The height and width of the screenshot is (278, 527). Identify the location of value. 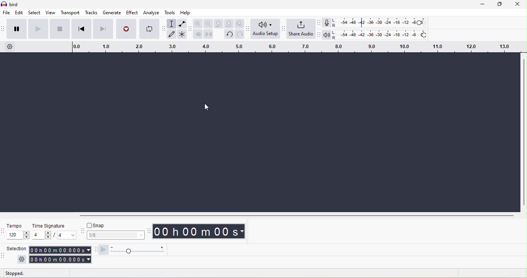
(65, 235).